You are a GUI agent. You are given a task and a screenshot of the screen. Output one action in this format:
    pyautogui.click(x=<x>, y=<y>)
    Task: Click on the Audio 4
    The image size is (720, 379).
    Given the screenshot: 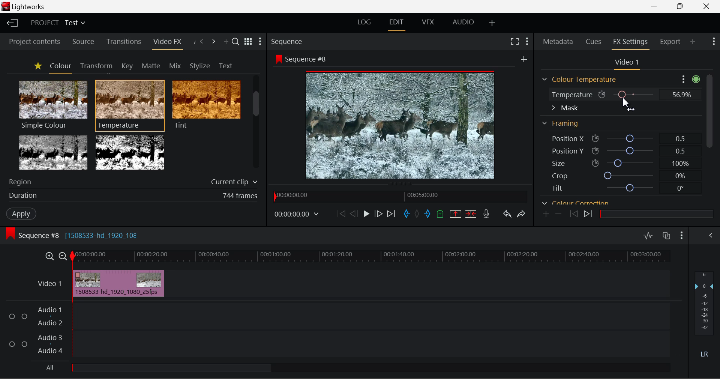 What is the action you would take?
    pyautogui.click(x=48, y=349)
    